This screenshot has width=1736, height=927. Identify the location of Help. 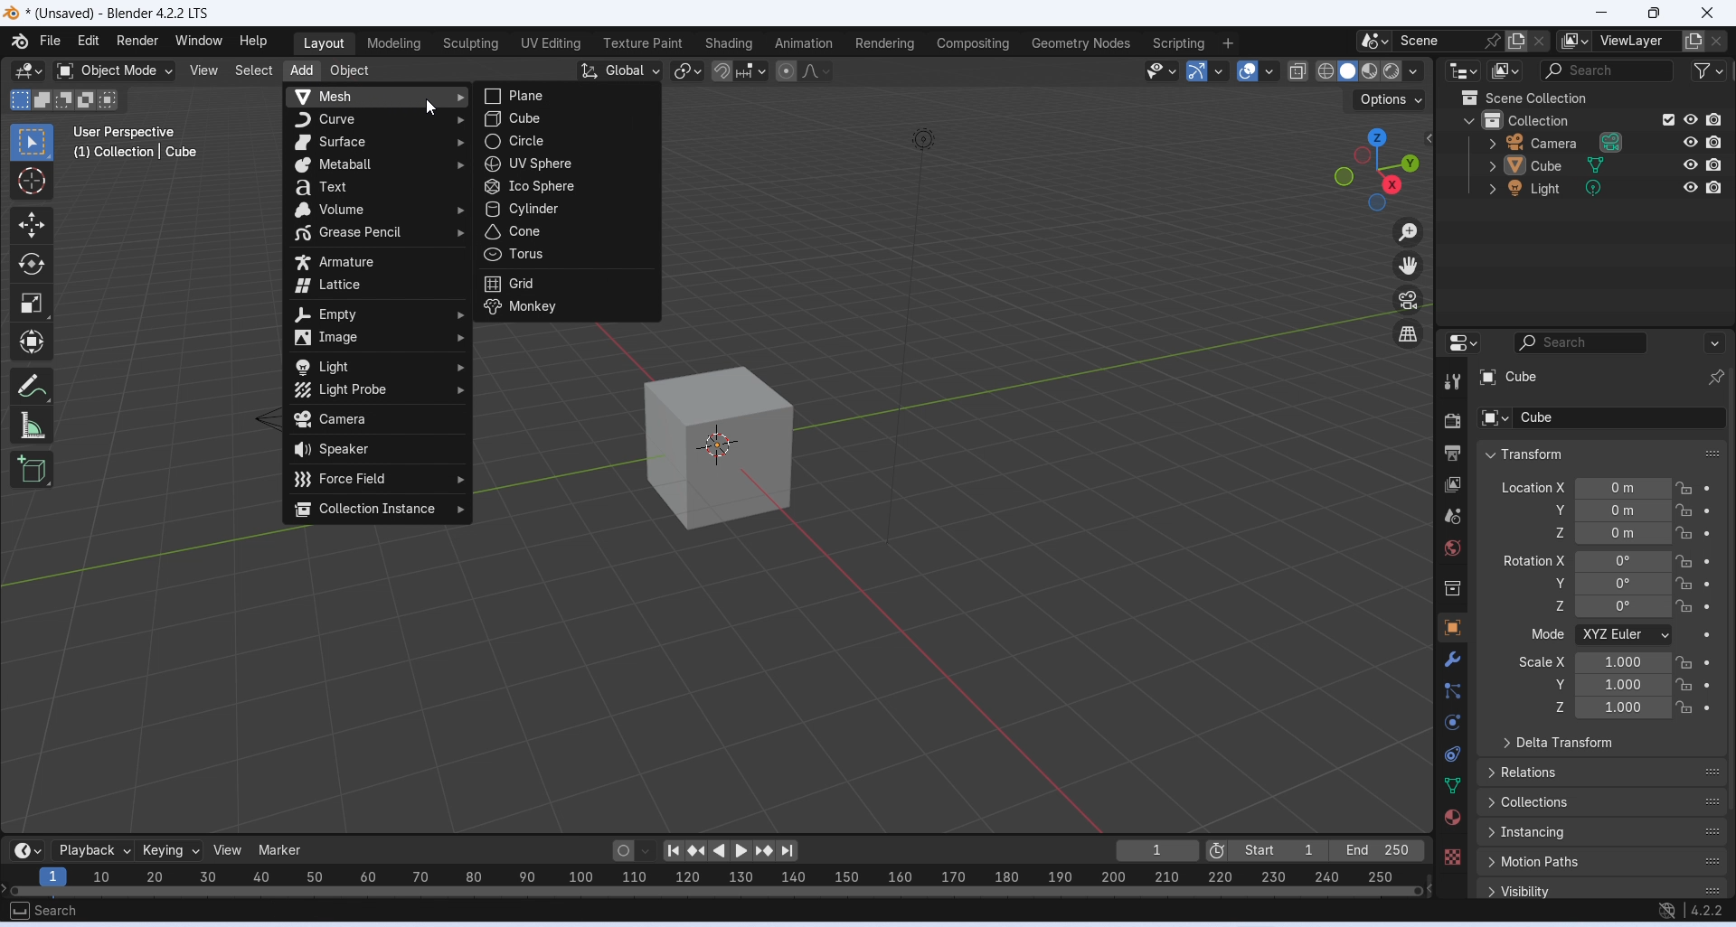
(253, 41).